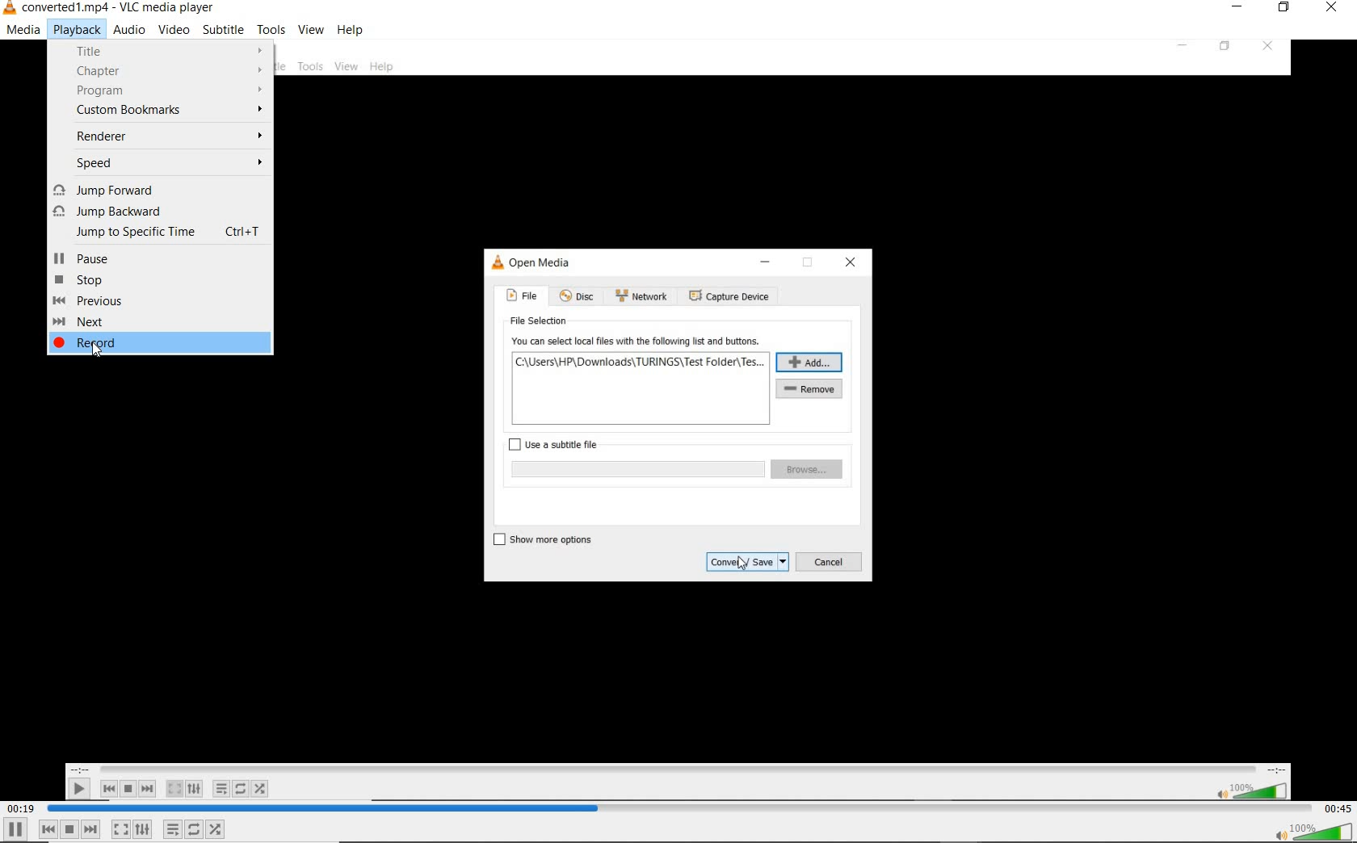  Describe the element at coordinates (48, 829) in the screenshot. I see `previous media` at that location.